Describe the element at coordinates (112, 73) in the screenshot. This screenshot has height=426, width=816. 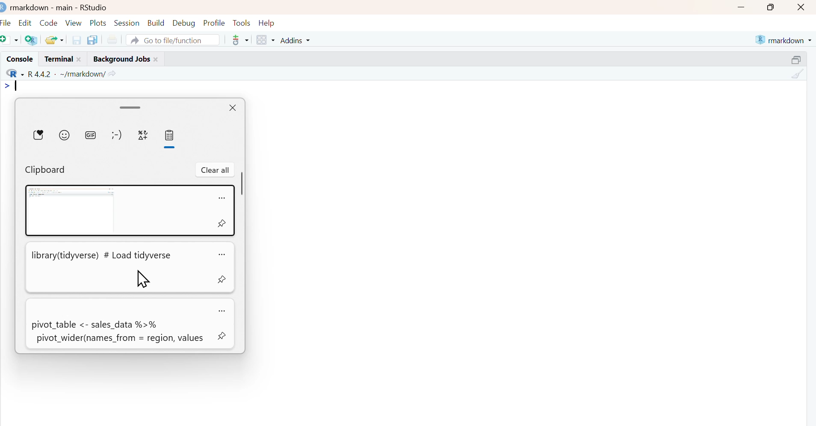
I see `view current working directory` at that location.